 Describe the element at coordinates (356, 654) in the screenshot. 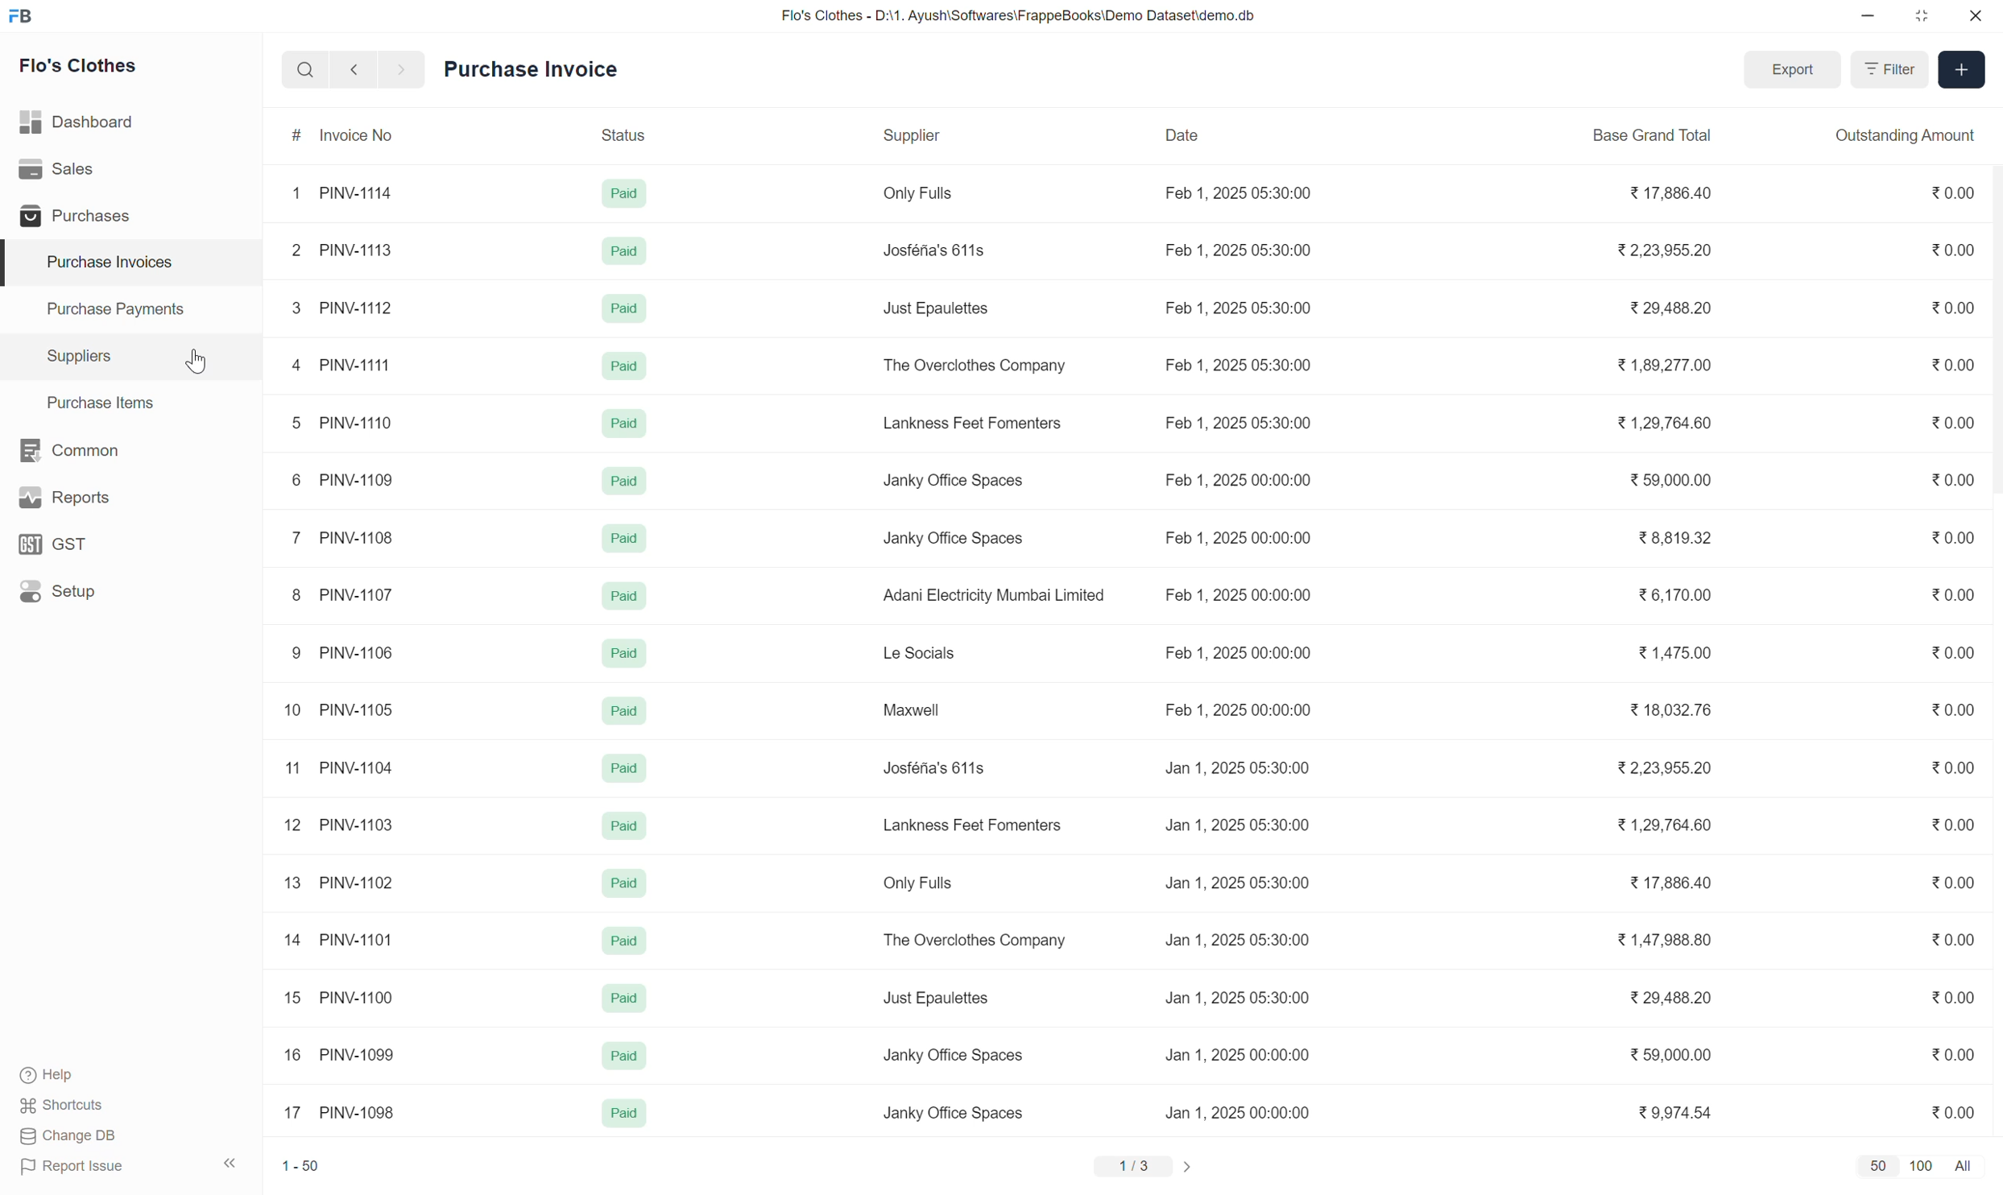

I see `PINV-1106` at that location.